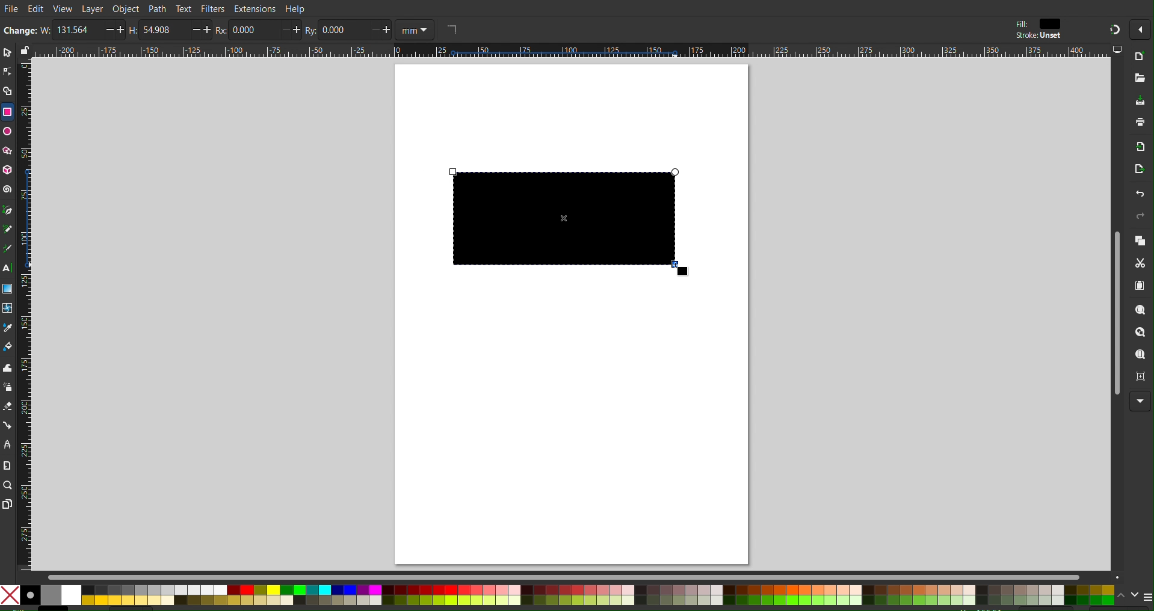 This screenshot has width=1154, height=611. I want to click on H, so click(132, 29).